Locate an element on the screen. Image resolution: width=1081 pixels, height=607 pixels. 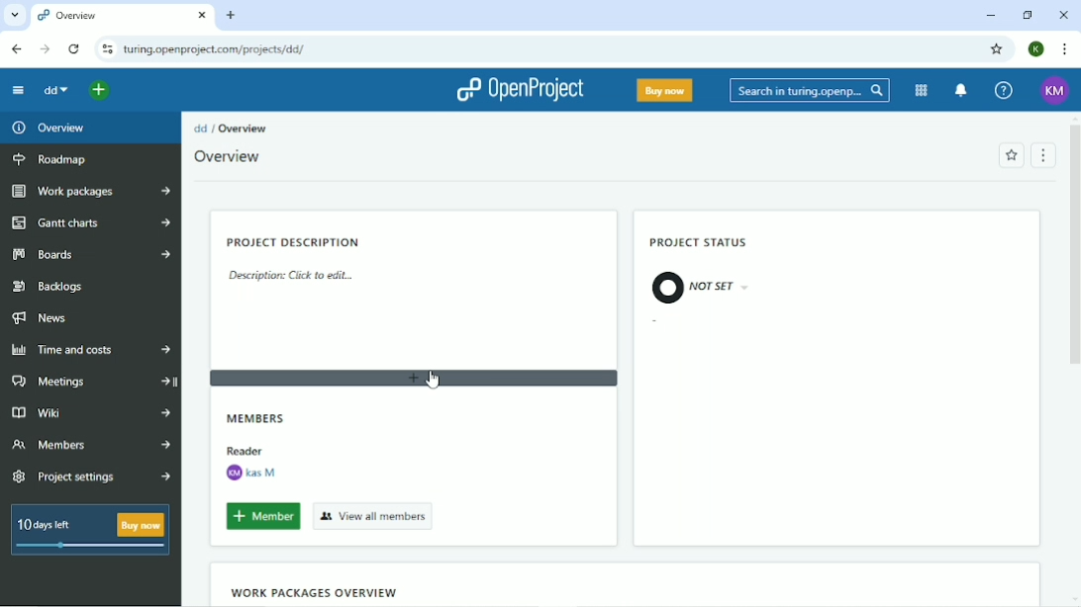
Reload this page is located at coordinates (76, 48).